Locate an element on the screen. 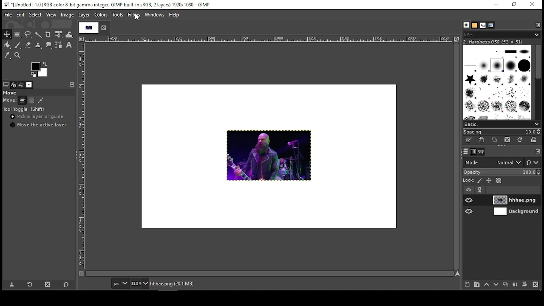  paths tool is located at coordinates (59, 46).